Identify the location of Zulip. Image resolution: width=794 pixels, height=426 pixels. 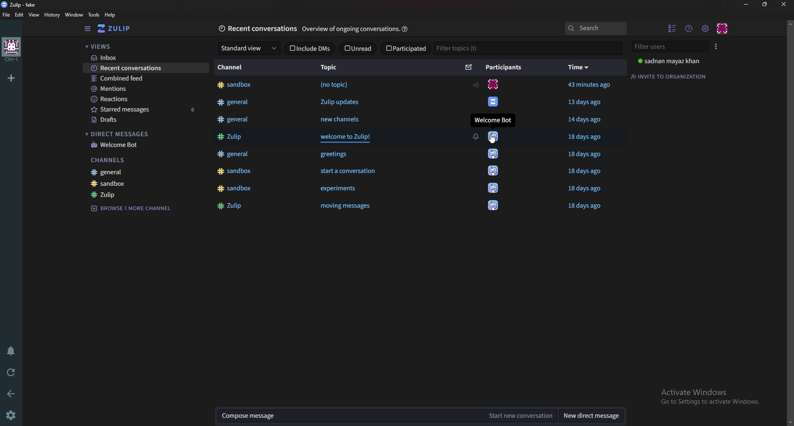
(146, 194).